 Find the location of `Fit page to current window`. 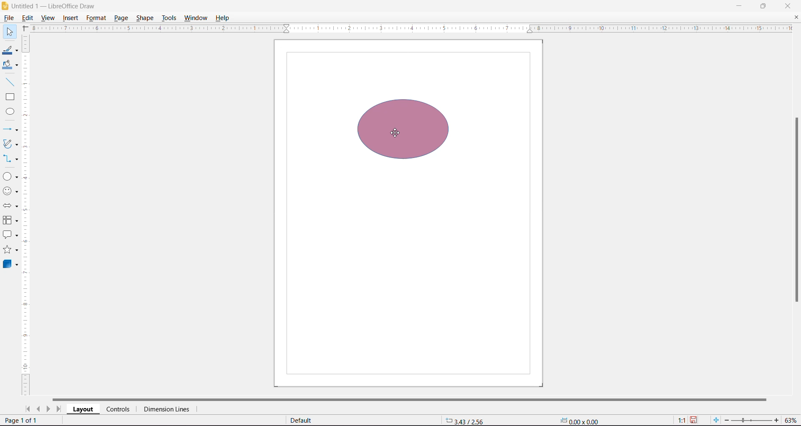

Fit page to current window is located at coordinates (717, 420).